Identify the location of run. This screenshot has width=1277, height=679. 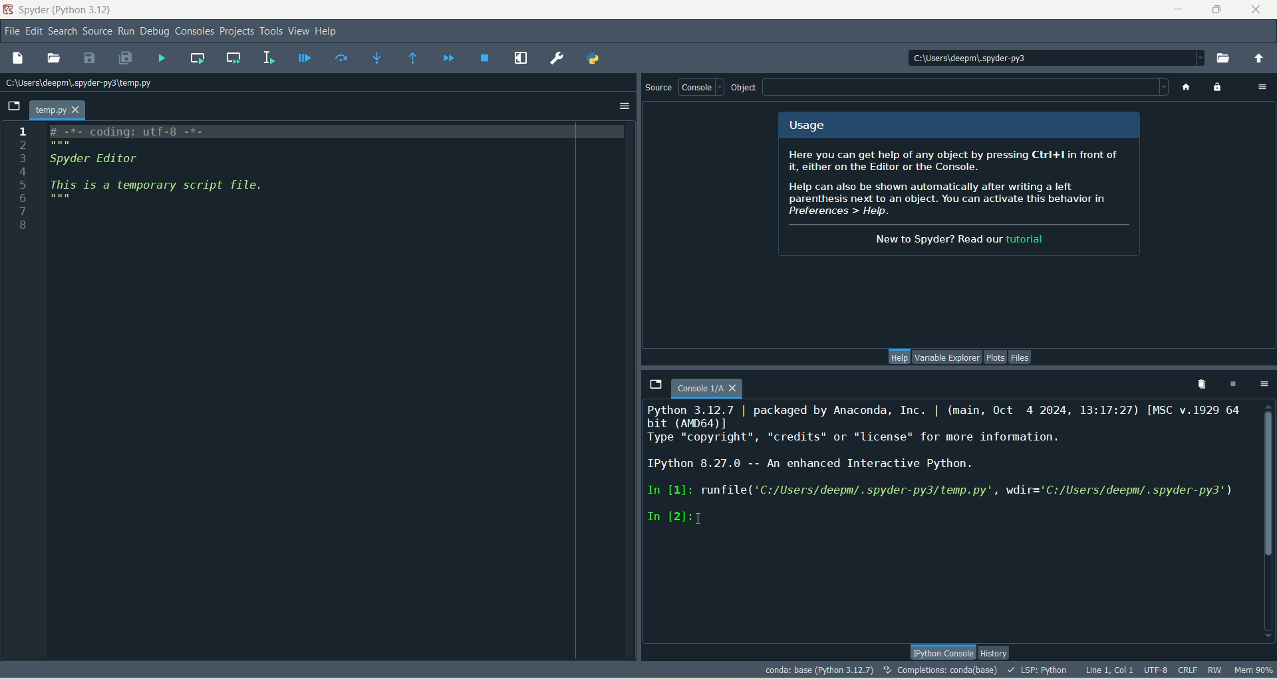
(125, 31).